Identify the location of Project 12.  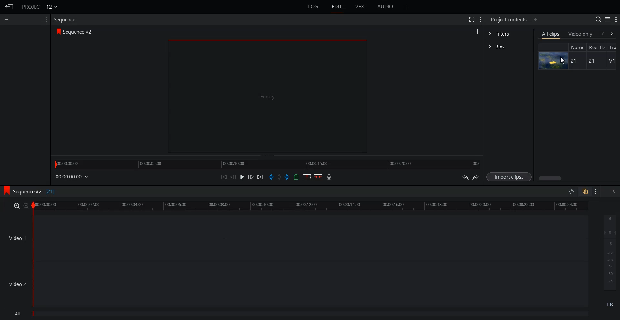
(39, 6).